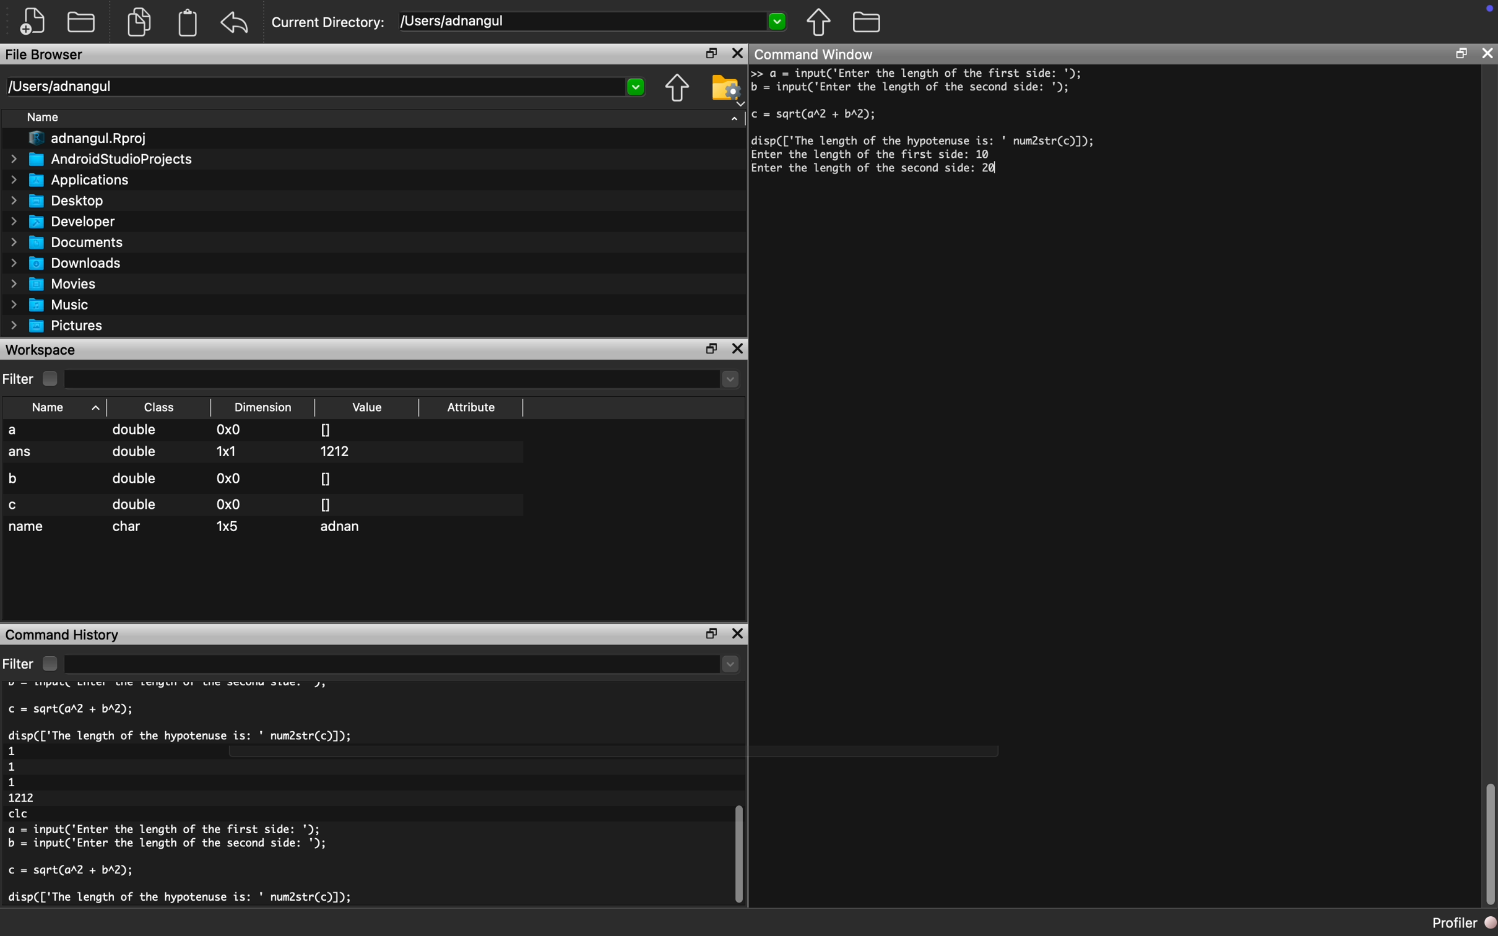 The height and width of the screenshot is (936, 1498). Describe the element at coordinates (950, 132) in the screenshot. I see `ee
>> a = input('Enter the length of the first side: ');

b = input('Enter the length of the second side: ');

c = sqrt(ar2 + bA2);

disp(['The length of the hypotenuse is: ' num2str(c)]);

Enter the length of the first side: 10

Enter the length of the second side: |` at that location.